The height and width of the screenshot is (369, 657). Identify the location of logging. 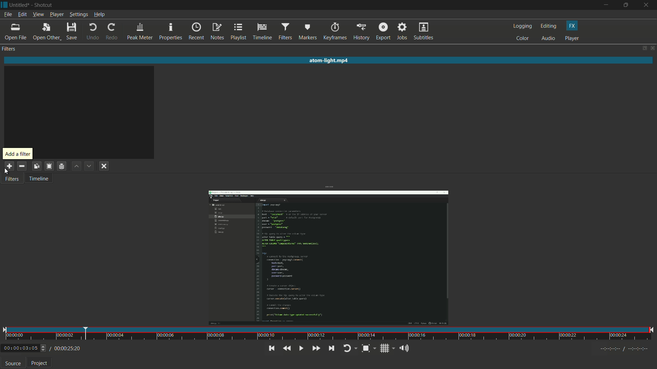
(522, 27).